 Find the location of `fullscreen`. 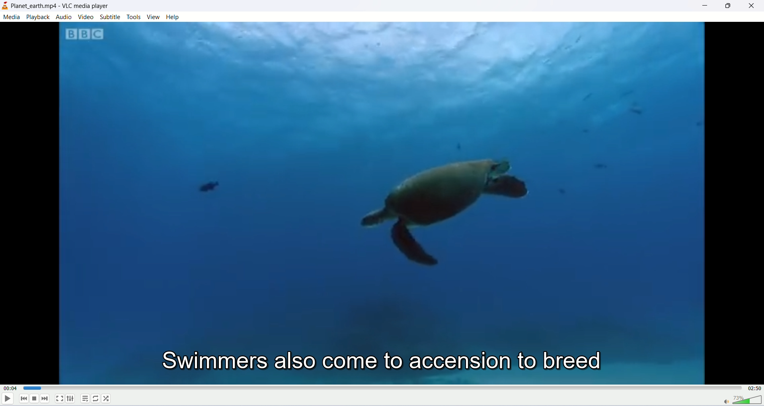

fullscreen is located at coordinates (60, 399).